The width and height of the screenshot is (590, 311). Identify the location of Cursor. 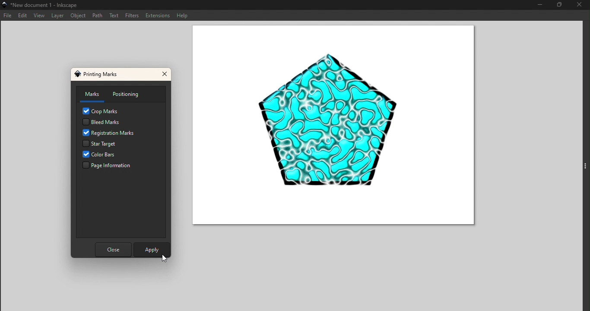
(166, 258).